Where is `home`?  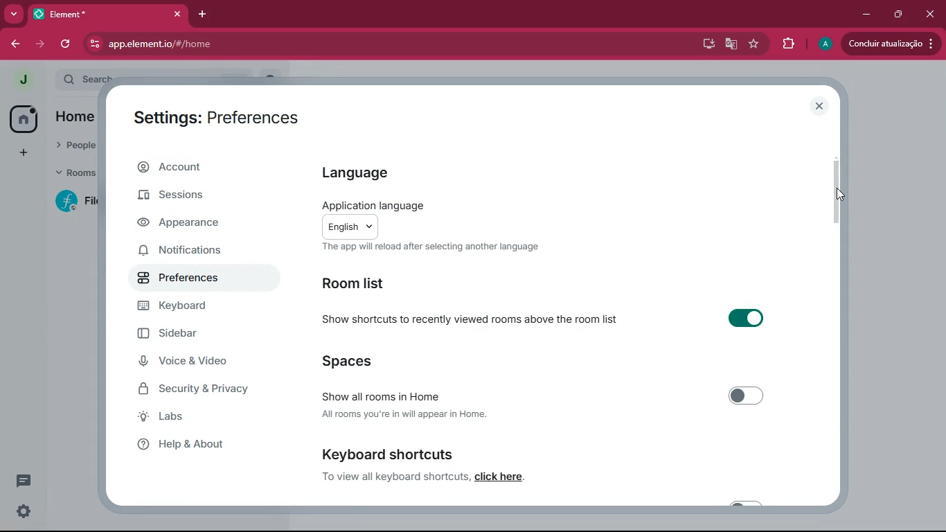
home is located at coordinates (79, 118).